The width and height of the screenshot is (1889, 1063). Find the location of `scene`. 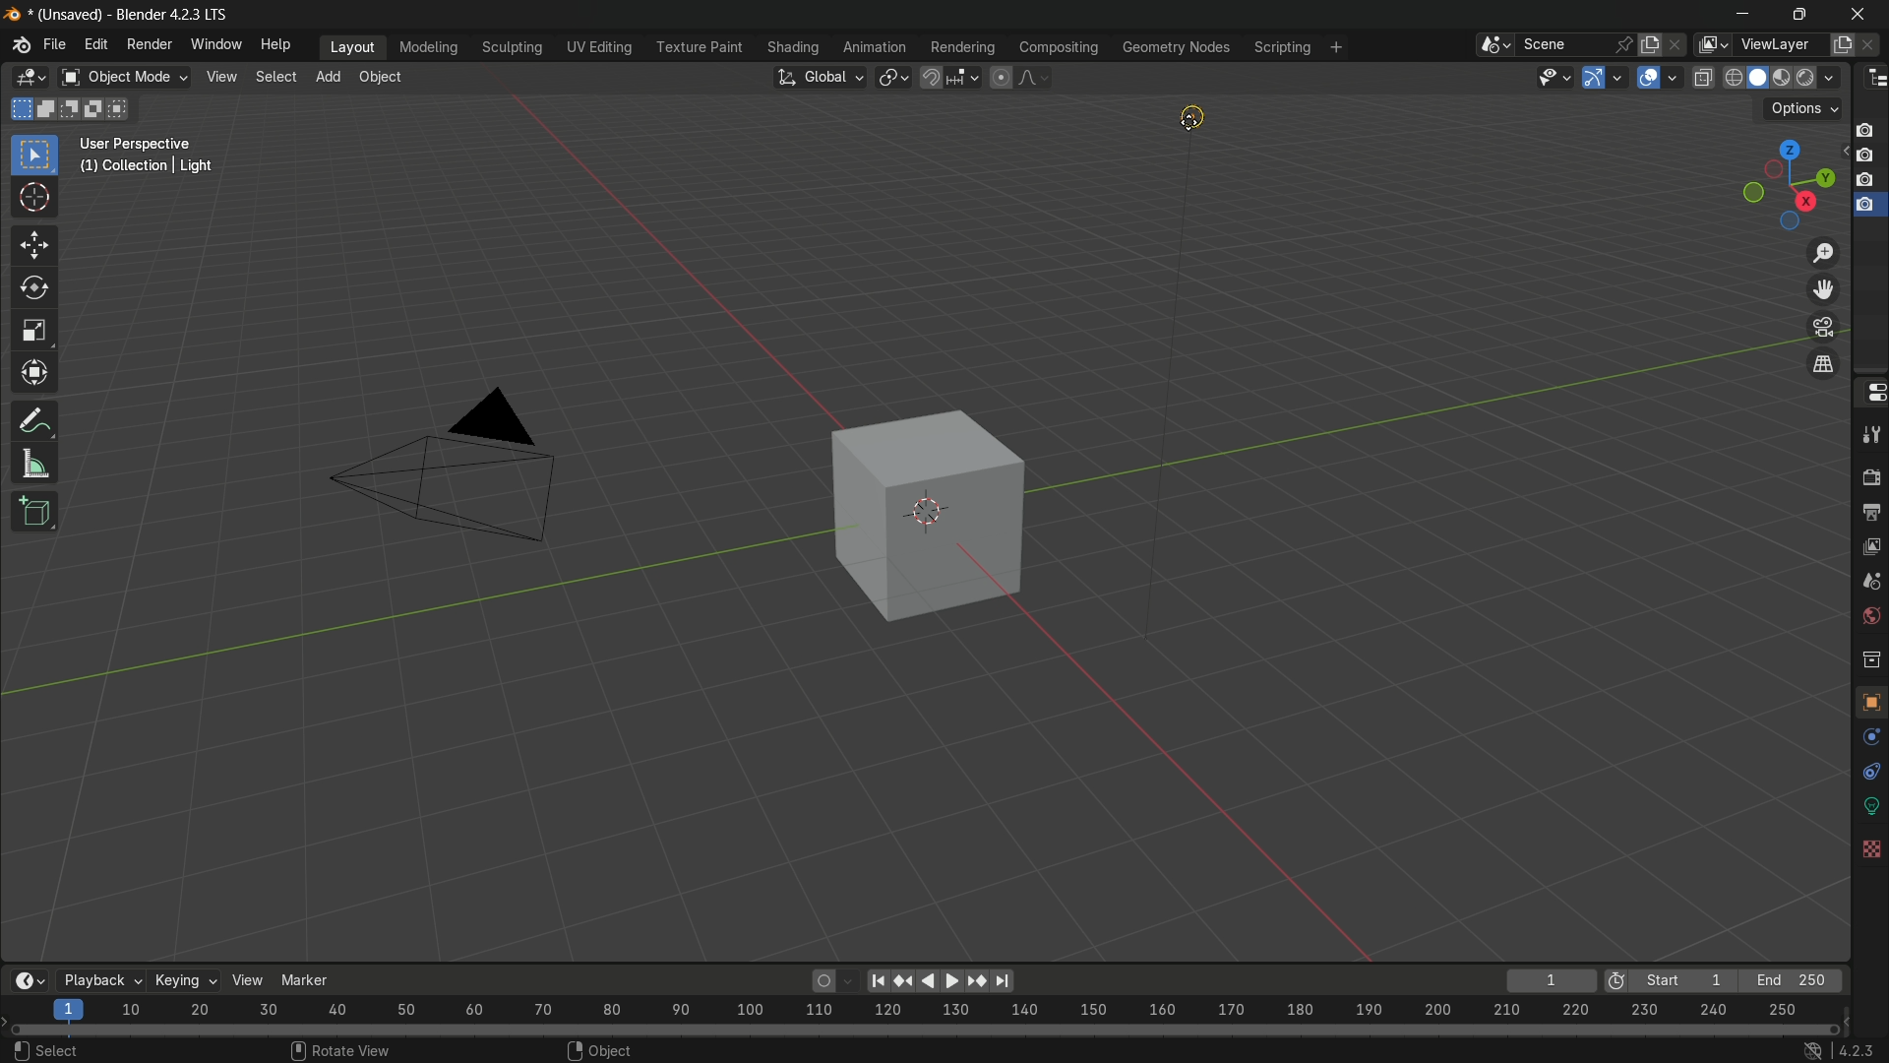

scene is located at coordinates (1870, 581).